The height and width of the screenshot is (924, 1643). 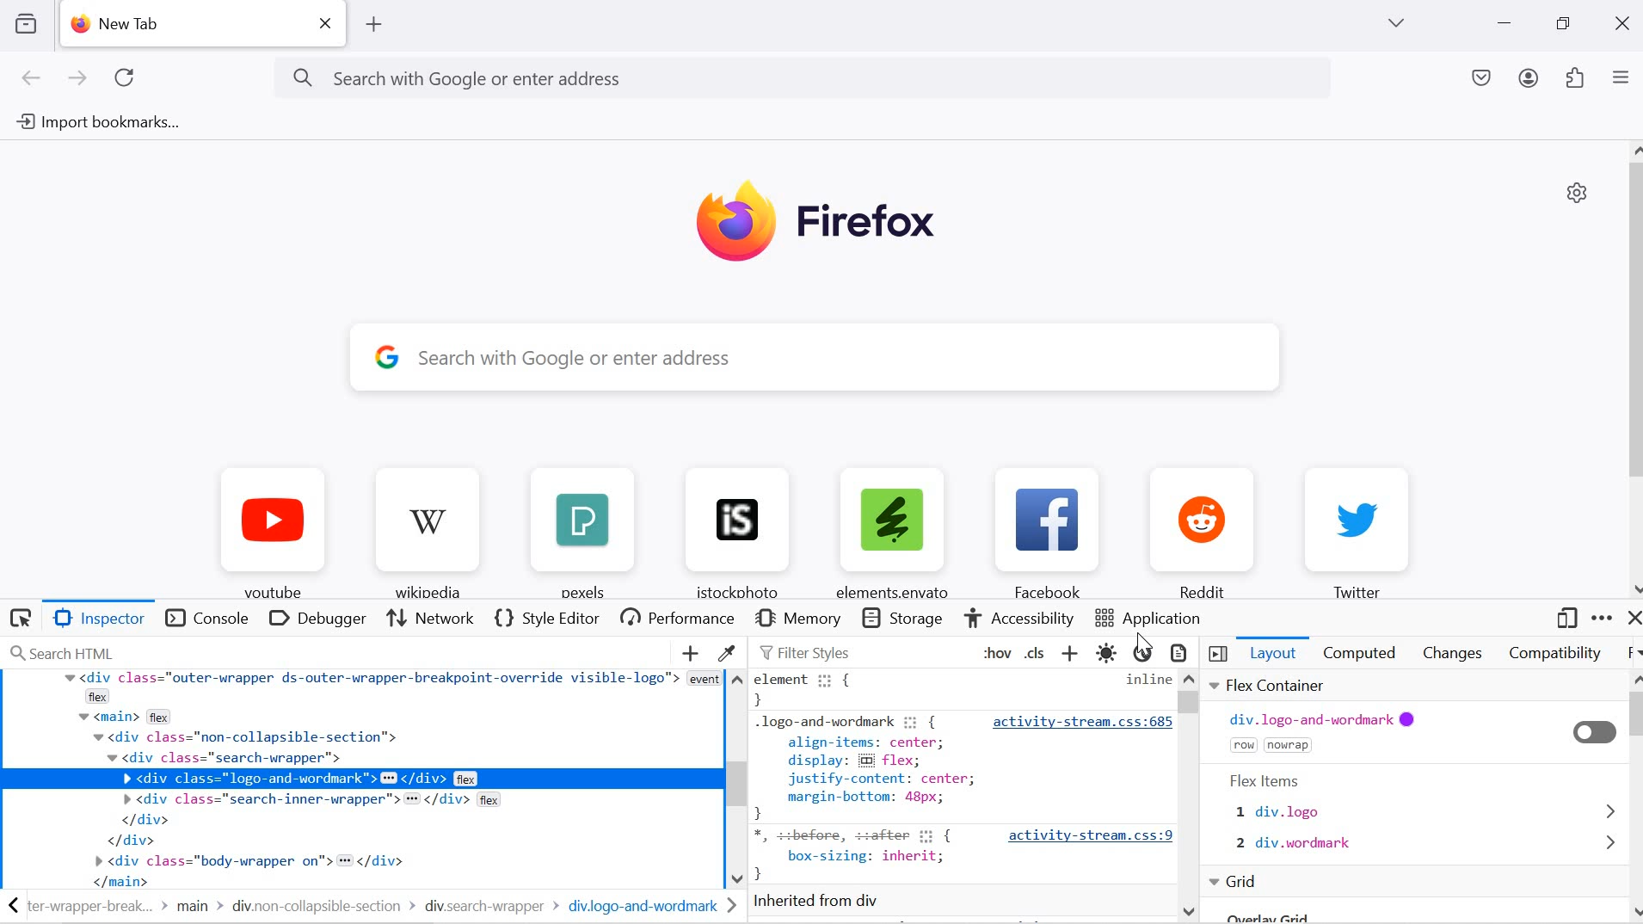 I want to click on toggle classes, so click(x=1036, y=652).